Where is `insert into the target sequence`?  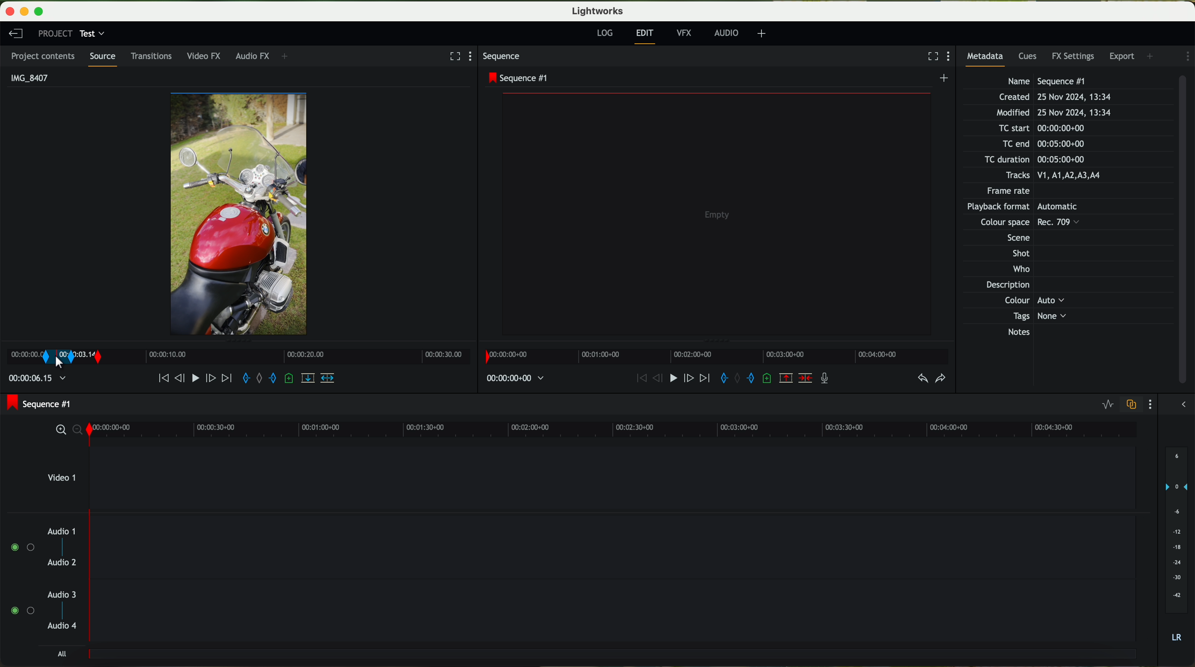
insert into the target sequence is located at coordinates (328, 378).